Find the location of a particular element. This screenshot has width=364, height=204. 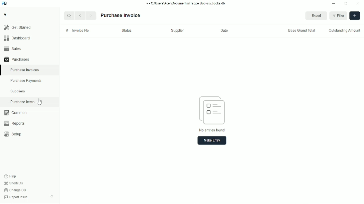

sales is located at coordinates (13, 49).